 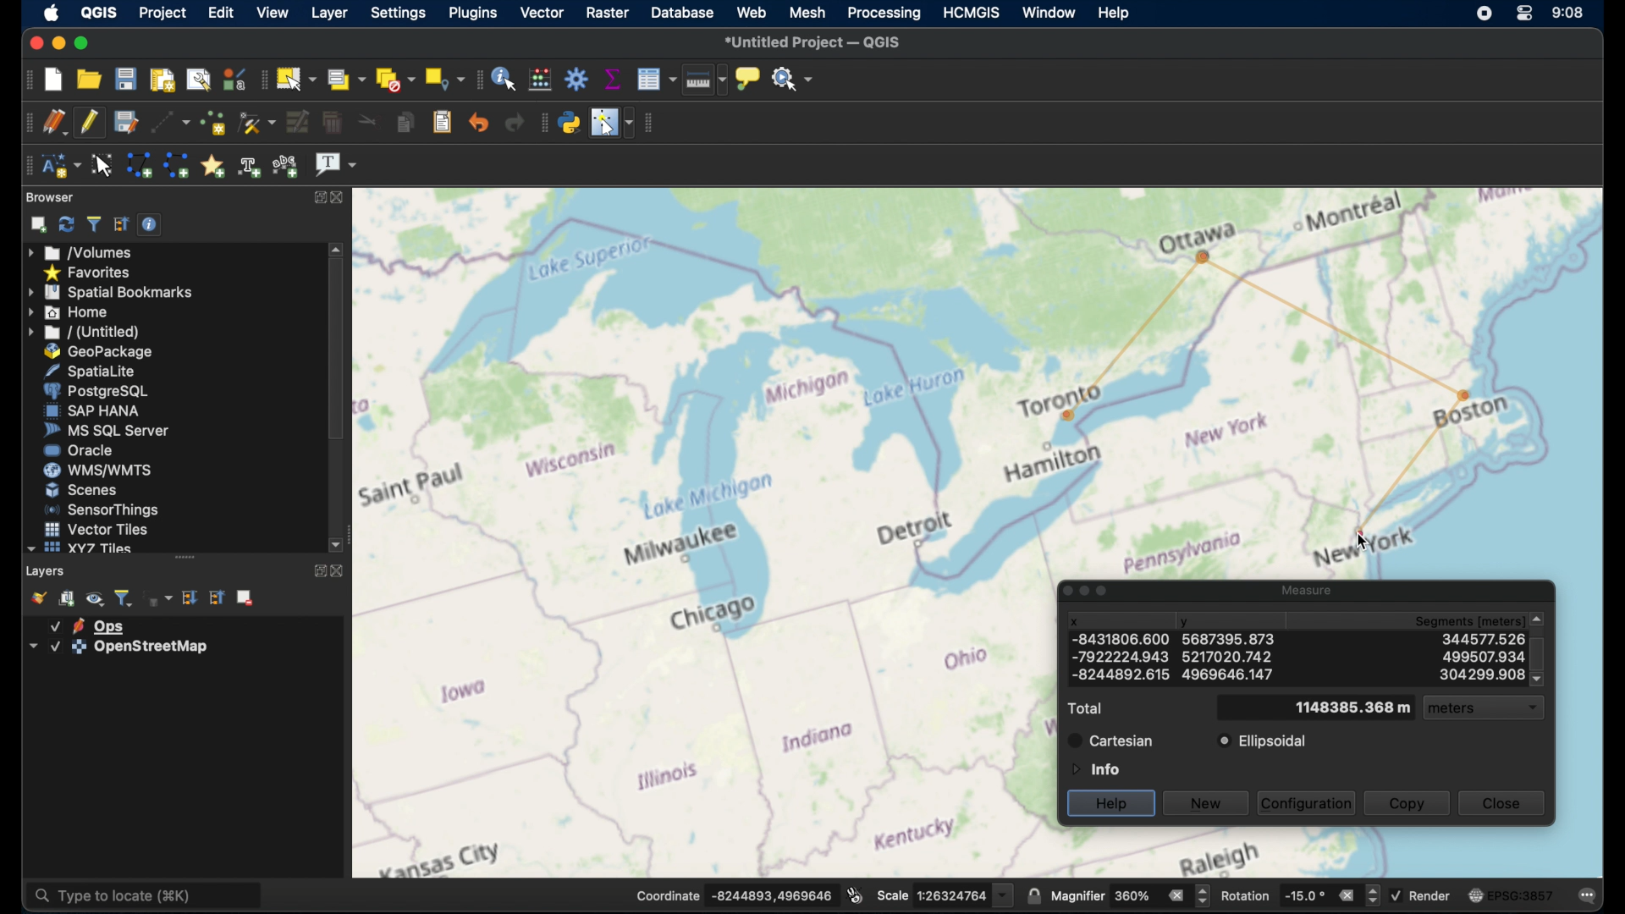 What do you see at coordinates (337, 249) in the screenshot?
I see `scroll up arrow` at bounding box center [337, 249].